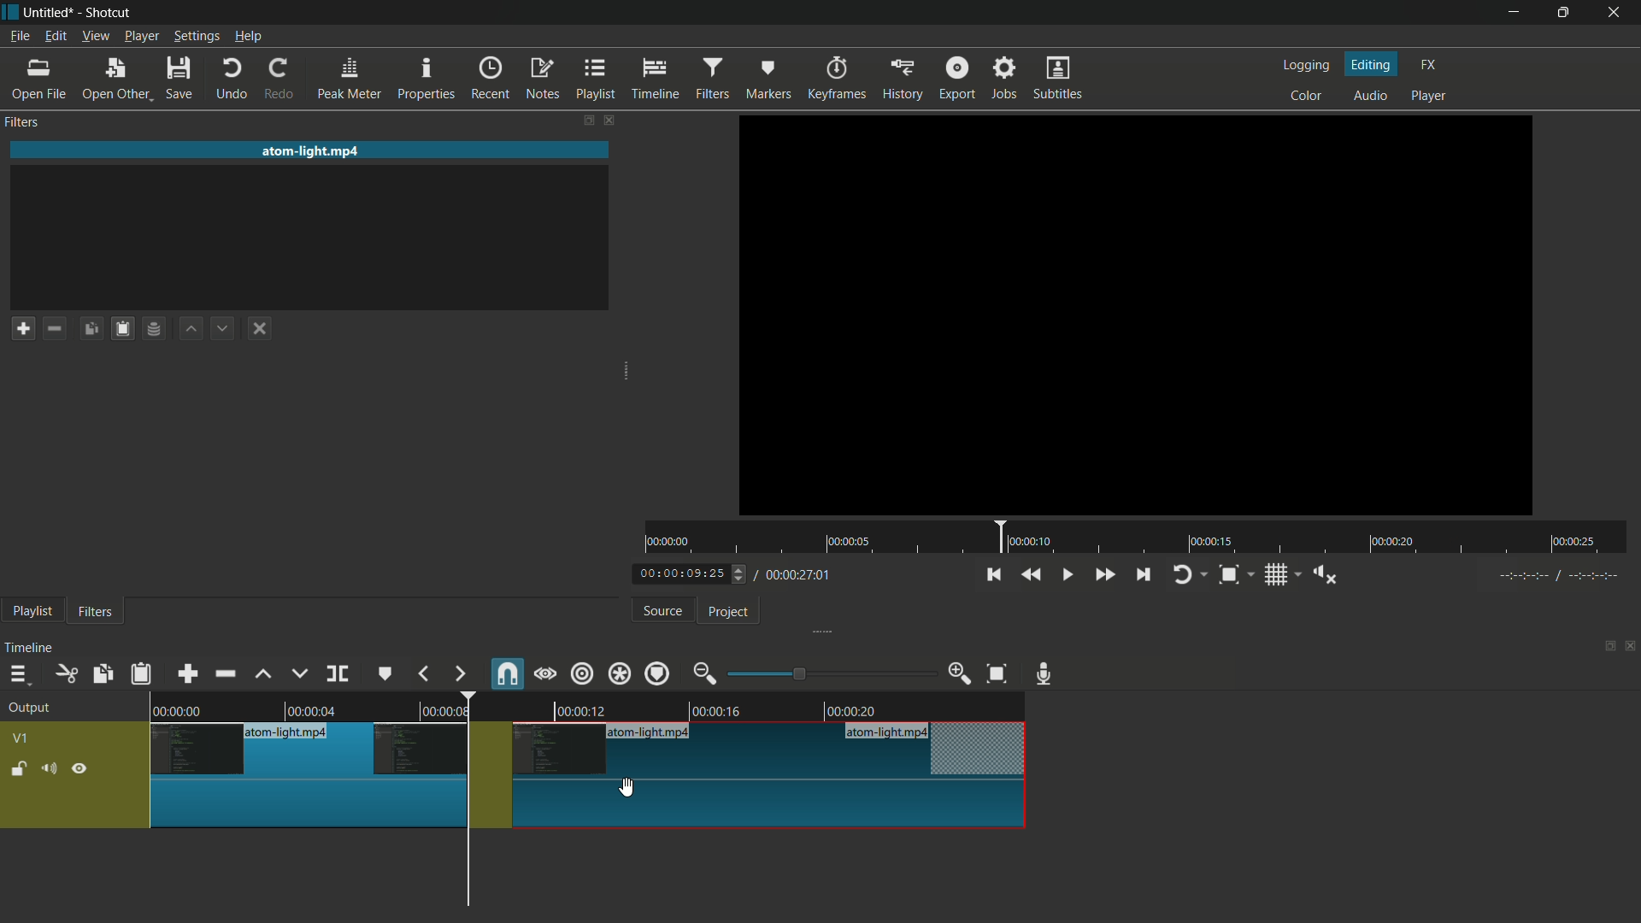 The height and width of the screenshot is (923, 1641). I want to click on copy checked filters, so click(95, 327).